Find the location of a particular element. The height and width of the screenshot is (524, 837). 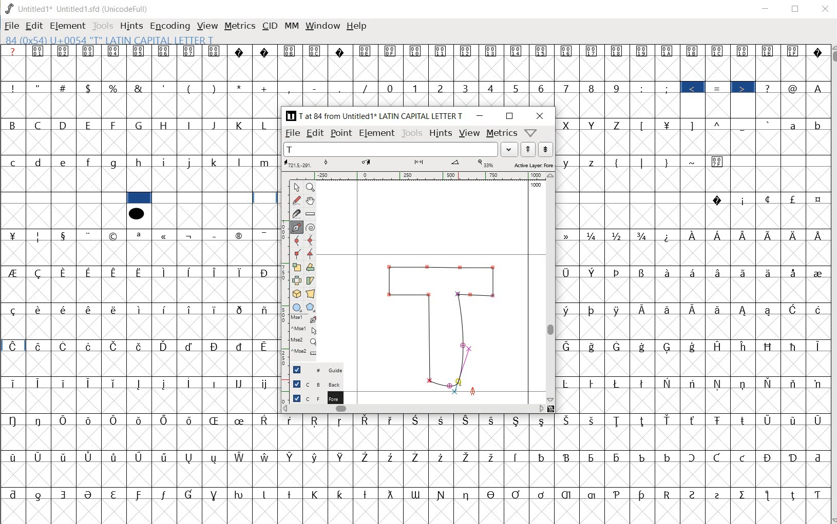

previous word is located at coordinates (530, 150).